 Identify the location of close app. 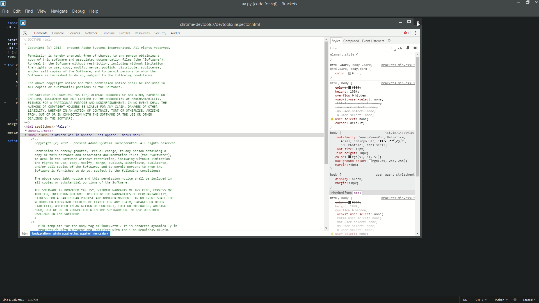
(536, 2).